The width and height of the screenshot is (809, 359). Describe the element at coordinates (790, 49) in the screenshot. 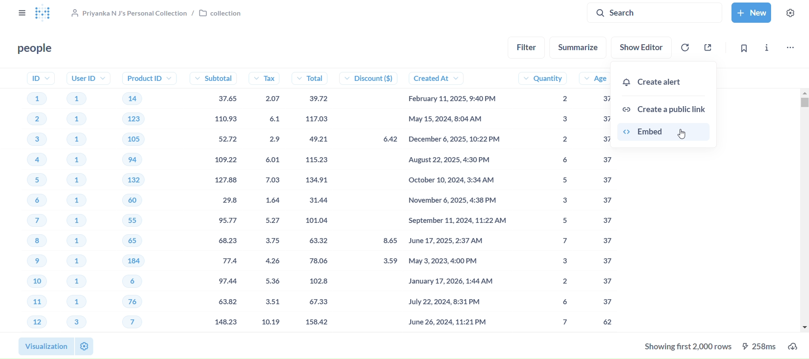

I see `move,trash and more` at that location.